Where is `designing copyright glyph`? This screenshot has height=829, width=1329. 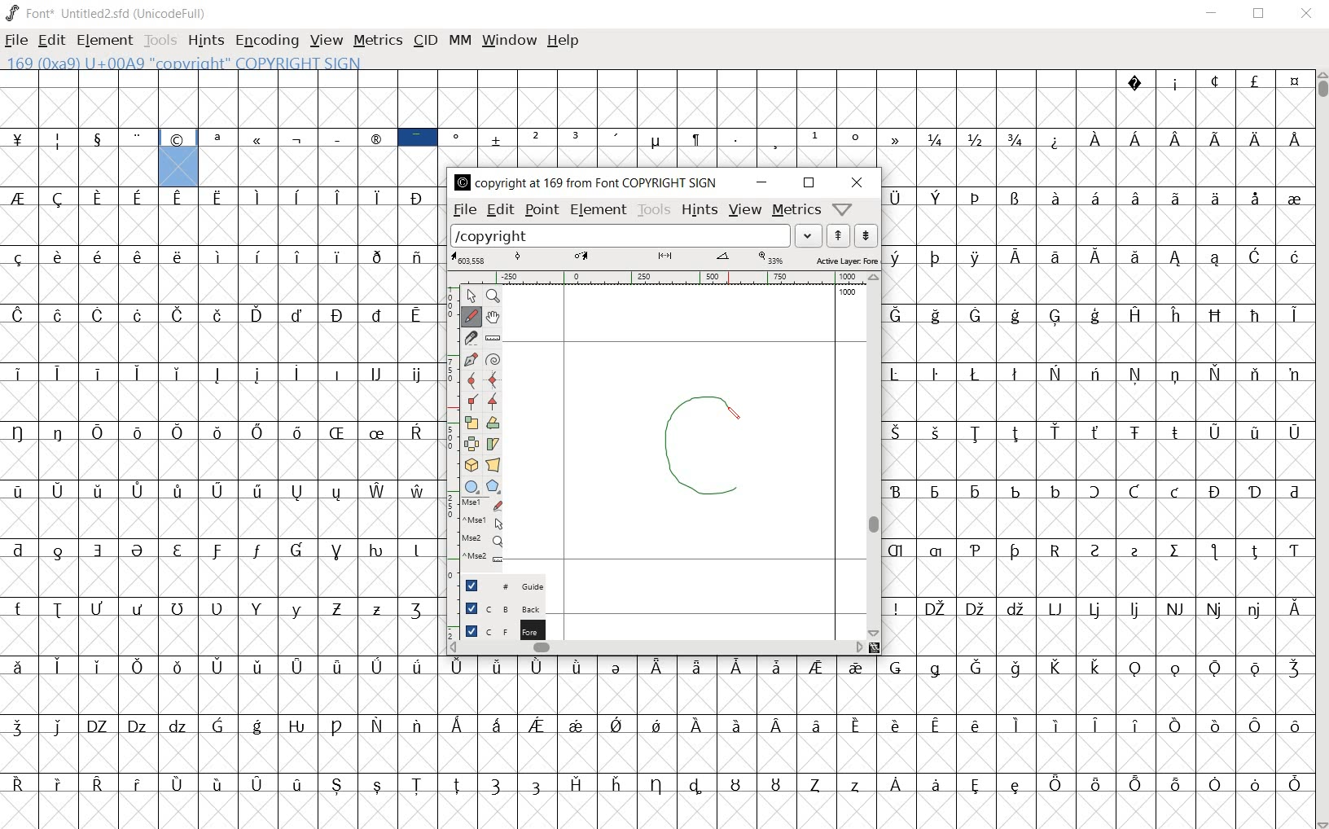 designing copyright glyph is located at coordinates (711, 441).